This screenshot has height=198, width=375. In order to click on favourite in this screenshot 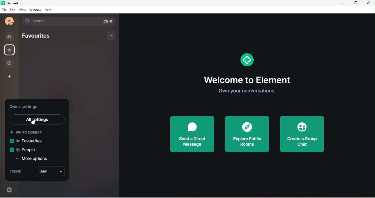, I will do `click(10, 50)`.